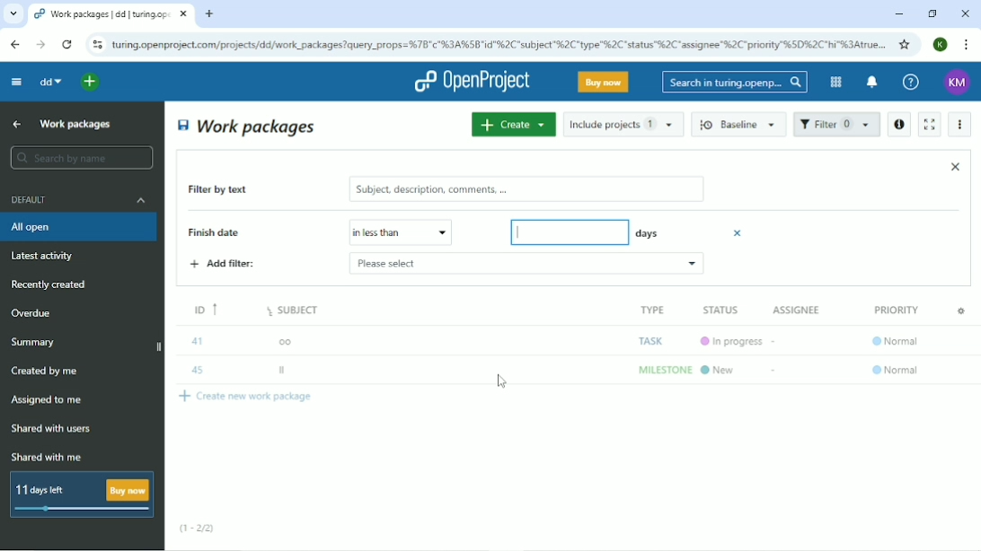 The image size is (981, 551). I want to click on oo, so click(287, 338).